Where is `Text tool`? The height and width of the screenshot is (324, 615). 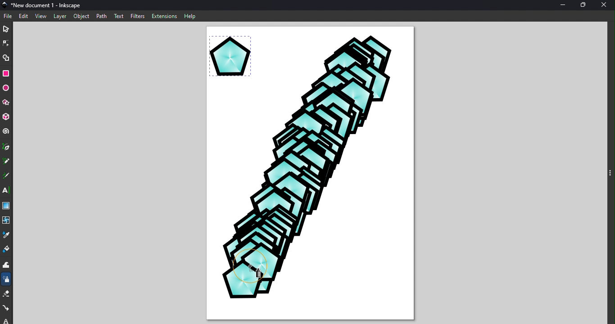 Text tool is located at coordinates (6, 190).